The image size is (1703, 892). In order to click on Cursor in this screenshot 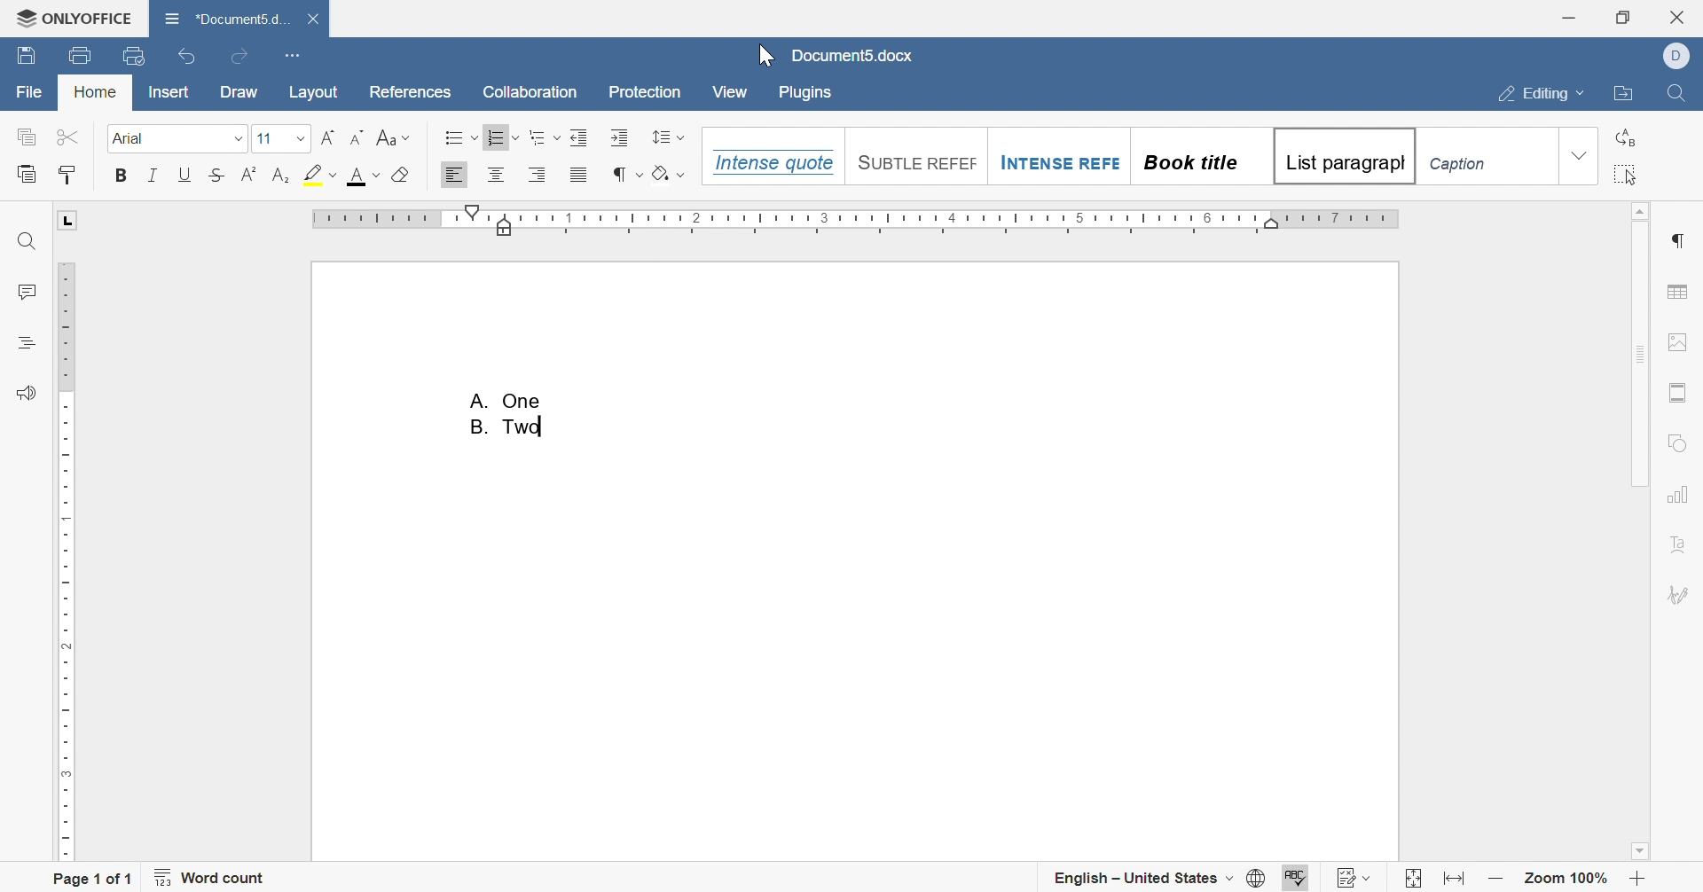, I will do `click(522, 153)`.